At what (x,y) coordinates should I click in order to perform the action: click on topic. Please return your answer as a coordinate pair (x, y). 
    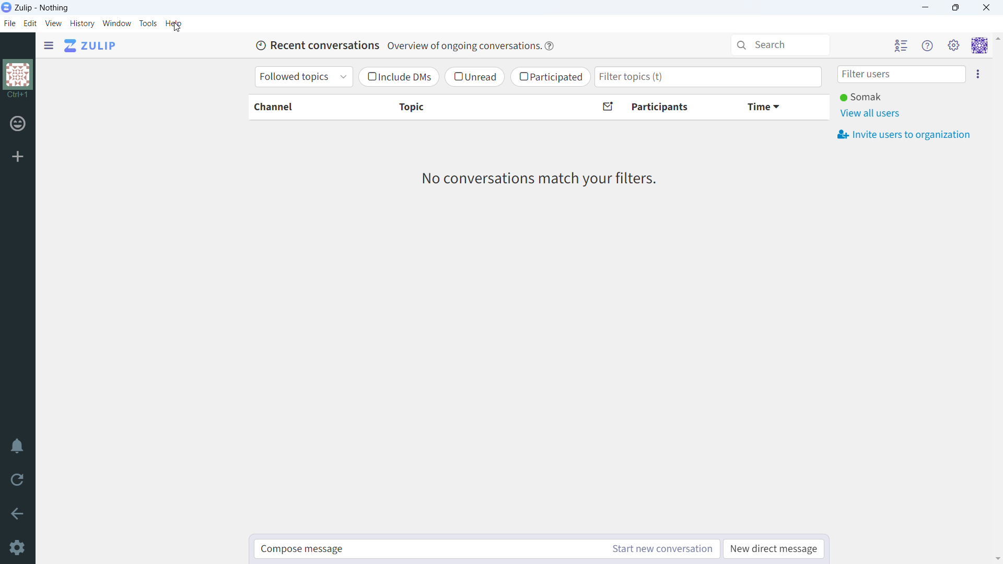
    Looking at the image, I should click on (475, 108).